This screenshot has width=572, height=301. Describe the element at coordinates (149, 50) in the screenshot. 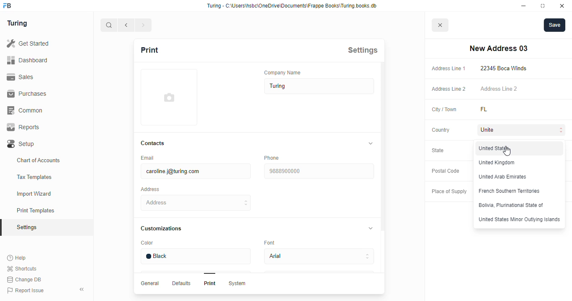

I see `print` at that location.